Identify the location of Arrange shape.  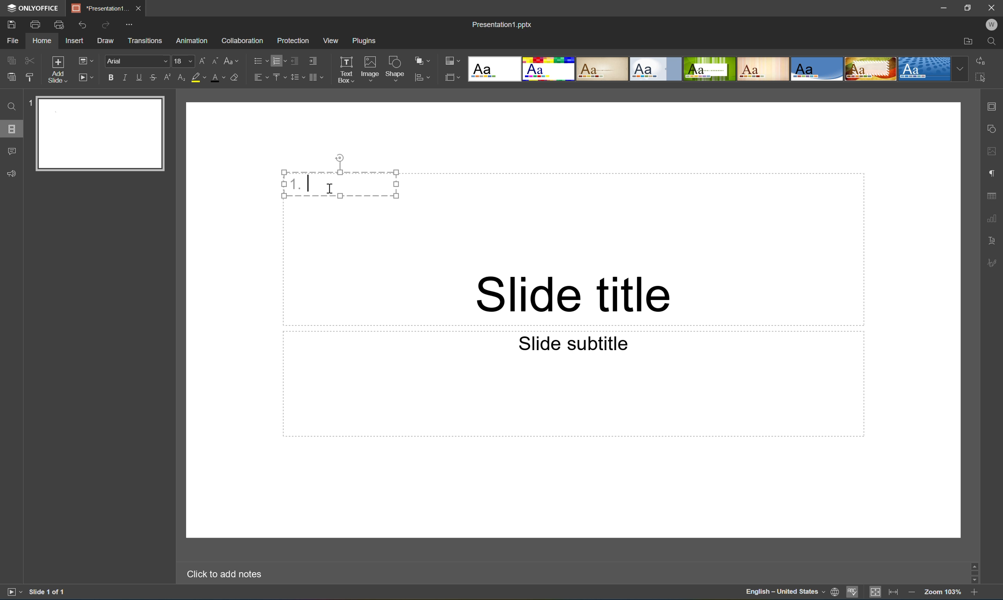
(422, 59).